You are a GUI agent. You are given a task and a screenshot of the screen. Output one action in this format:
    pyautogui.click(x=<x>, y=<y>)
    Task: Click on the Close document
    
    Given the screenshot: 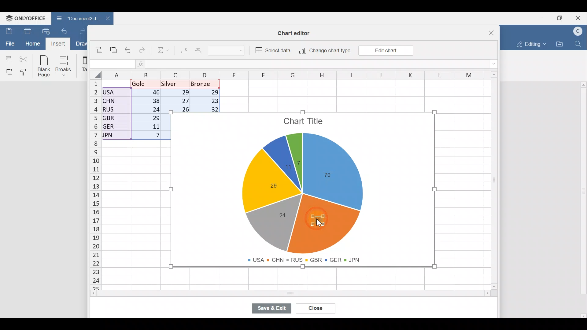 What is the action you would take?
    pyautogui.click(x=107, y=19)
    